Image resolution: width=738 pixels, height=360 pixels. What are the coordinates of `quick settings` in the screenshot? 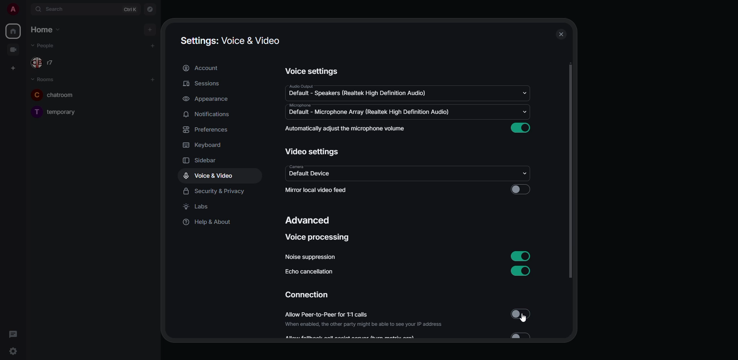 It's located at (15, 352).